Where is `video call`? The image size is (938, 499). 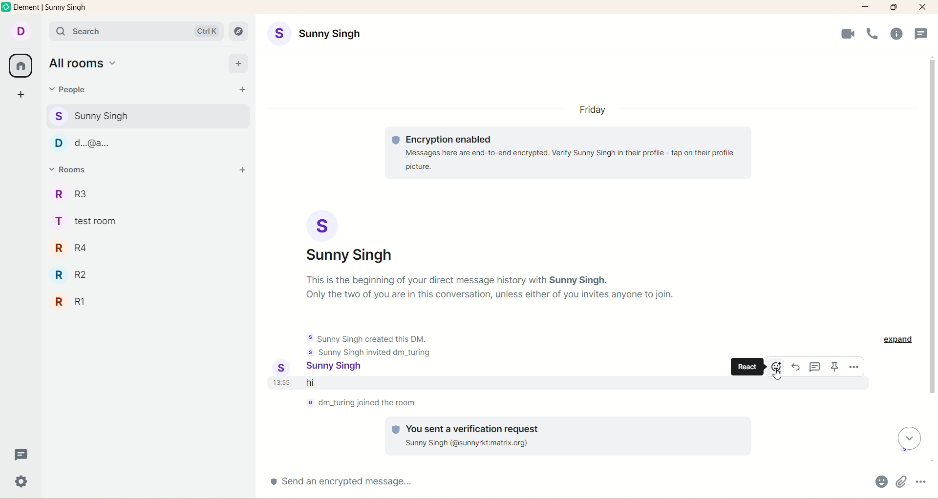 video call is located at coordinates (849, 34).